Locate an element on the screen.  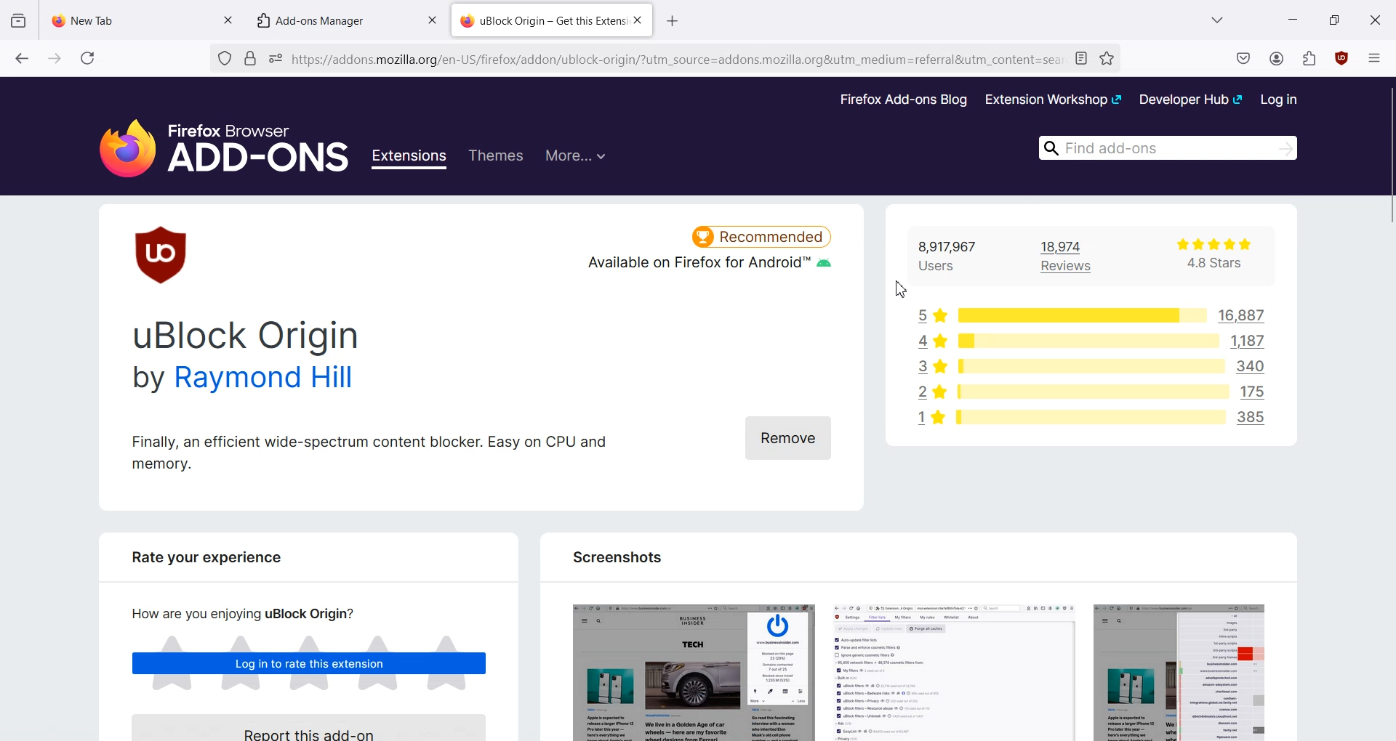
rating bar is located at coordinates (1087, 368).